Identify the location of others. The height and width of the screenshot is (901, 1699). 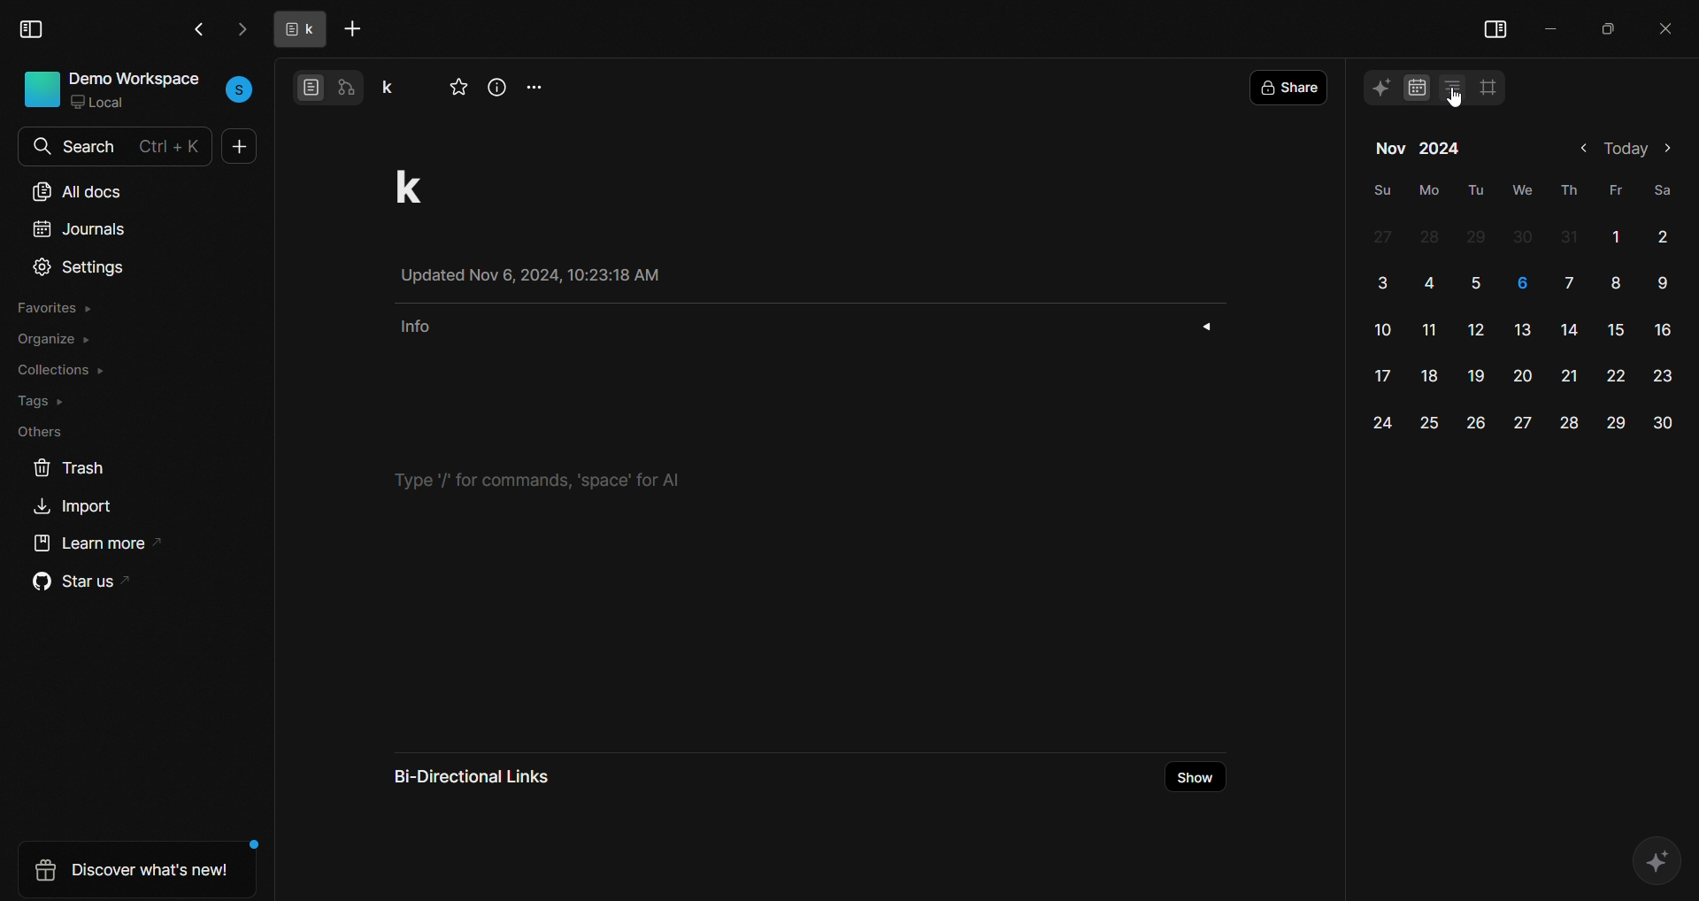
(36, 431).